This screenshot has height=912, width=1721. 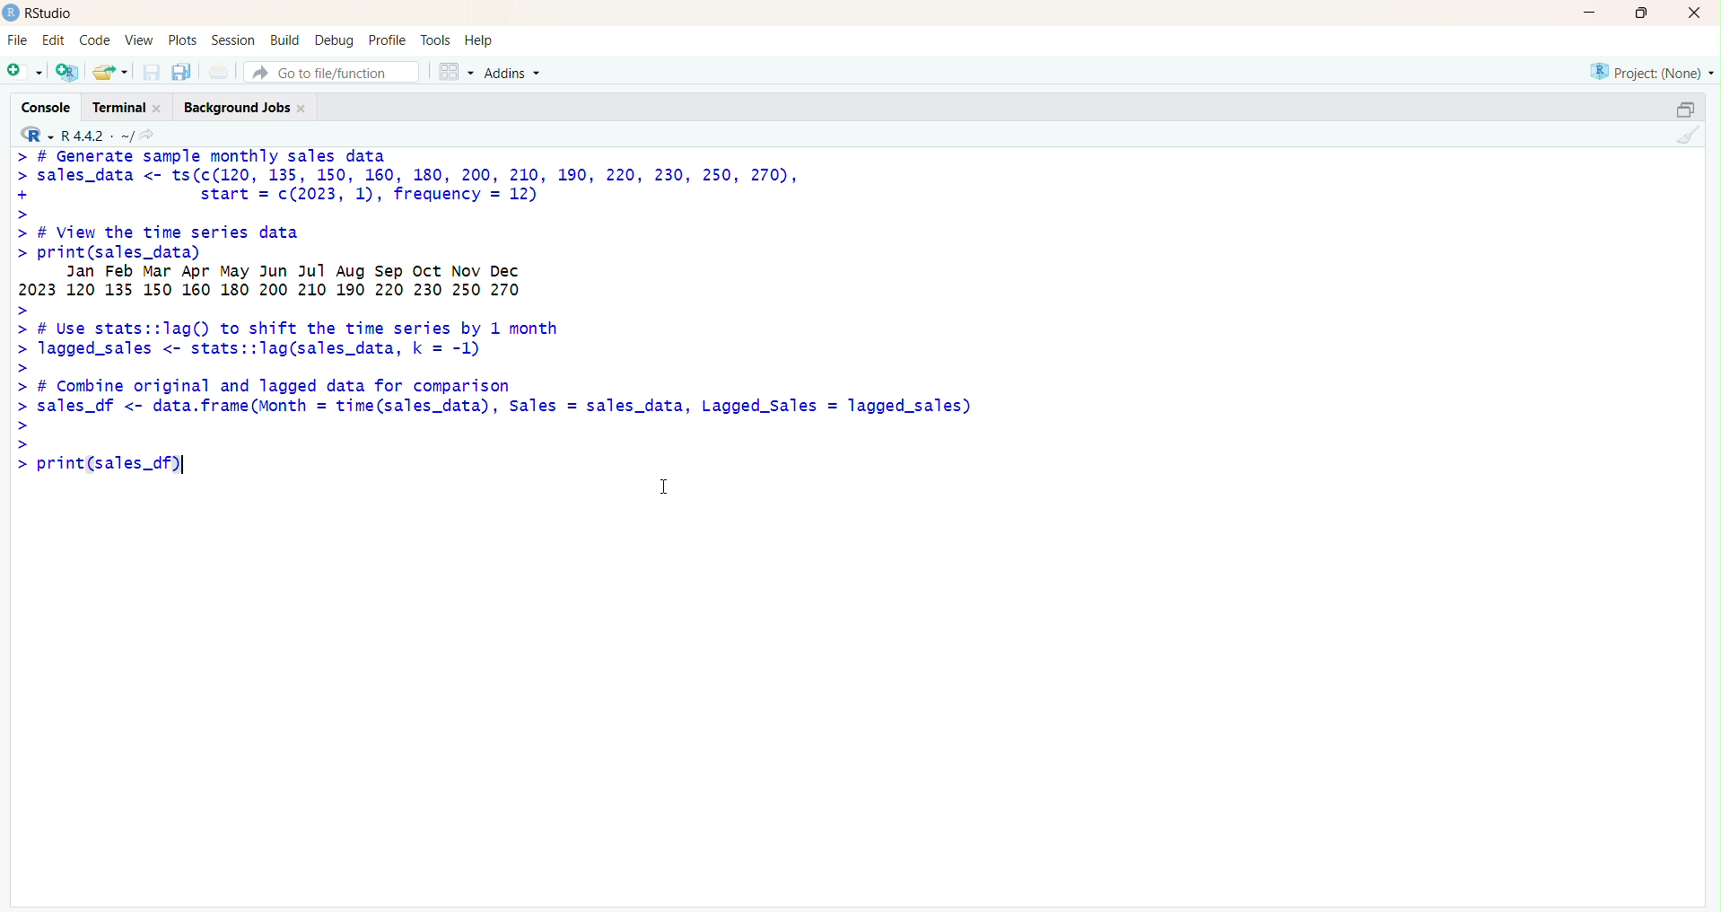 I want to click on cursor, so click(x=665, y=490).